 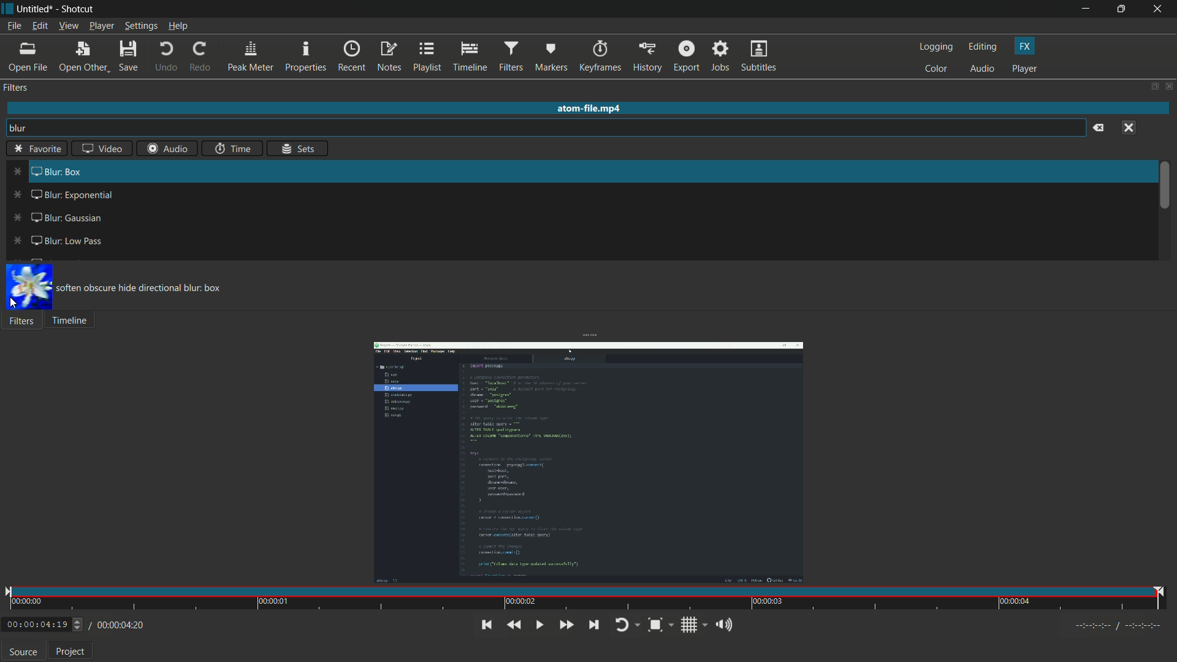 I want to click on source, so click(x=23, y=652).